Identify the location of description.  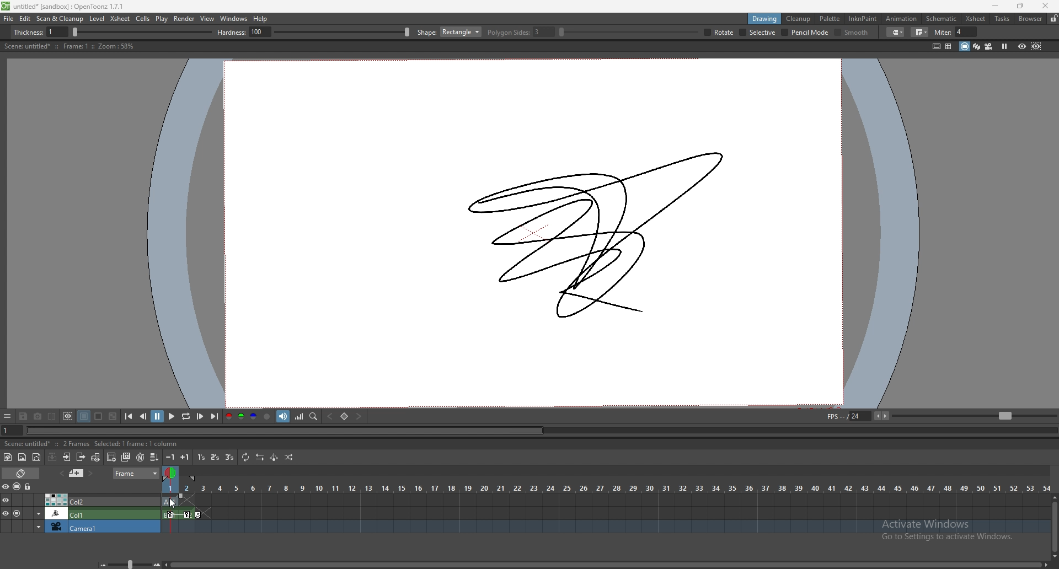
(68, 46).